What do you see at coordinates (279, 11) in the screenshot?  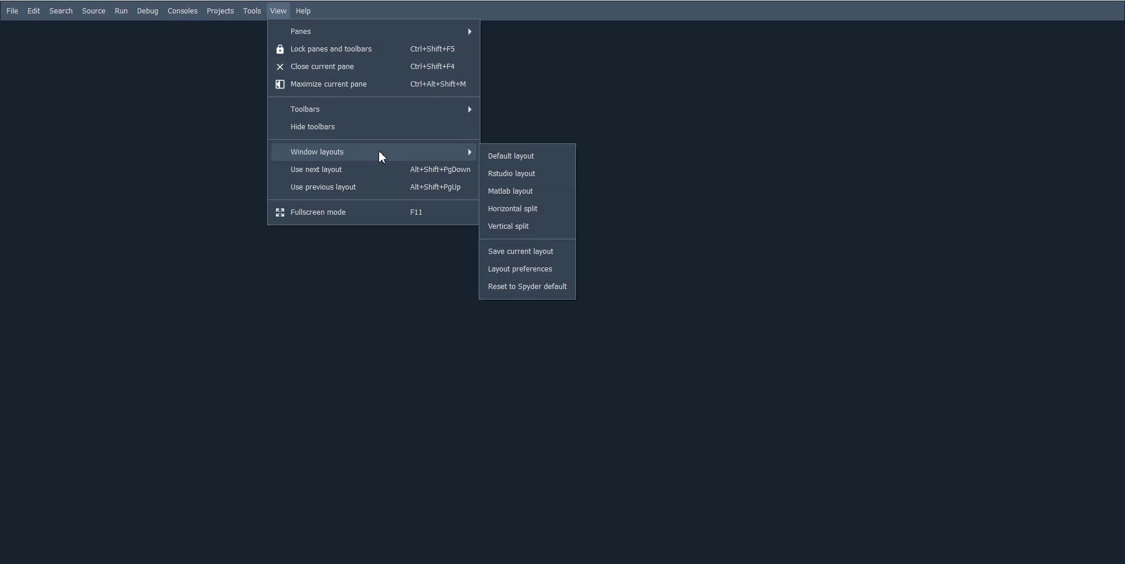 I see `View` at bounding box center [279, 11].